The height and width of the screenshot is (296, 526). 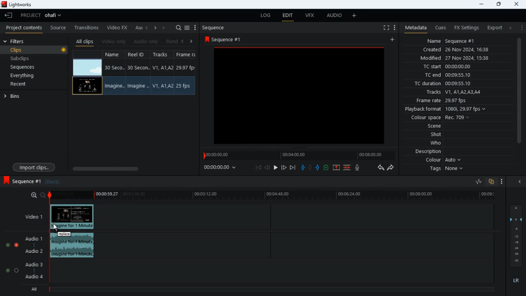 I want to click on tracks, so click(x=163, y=73).